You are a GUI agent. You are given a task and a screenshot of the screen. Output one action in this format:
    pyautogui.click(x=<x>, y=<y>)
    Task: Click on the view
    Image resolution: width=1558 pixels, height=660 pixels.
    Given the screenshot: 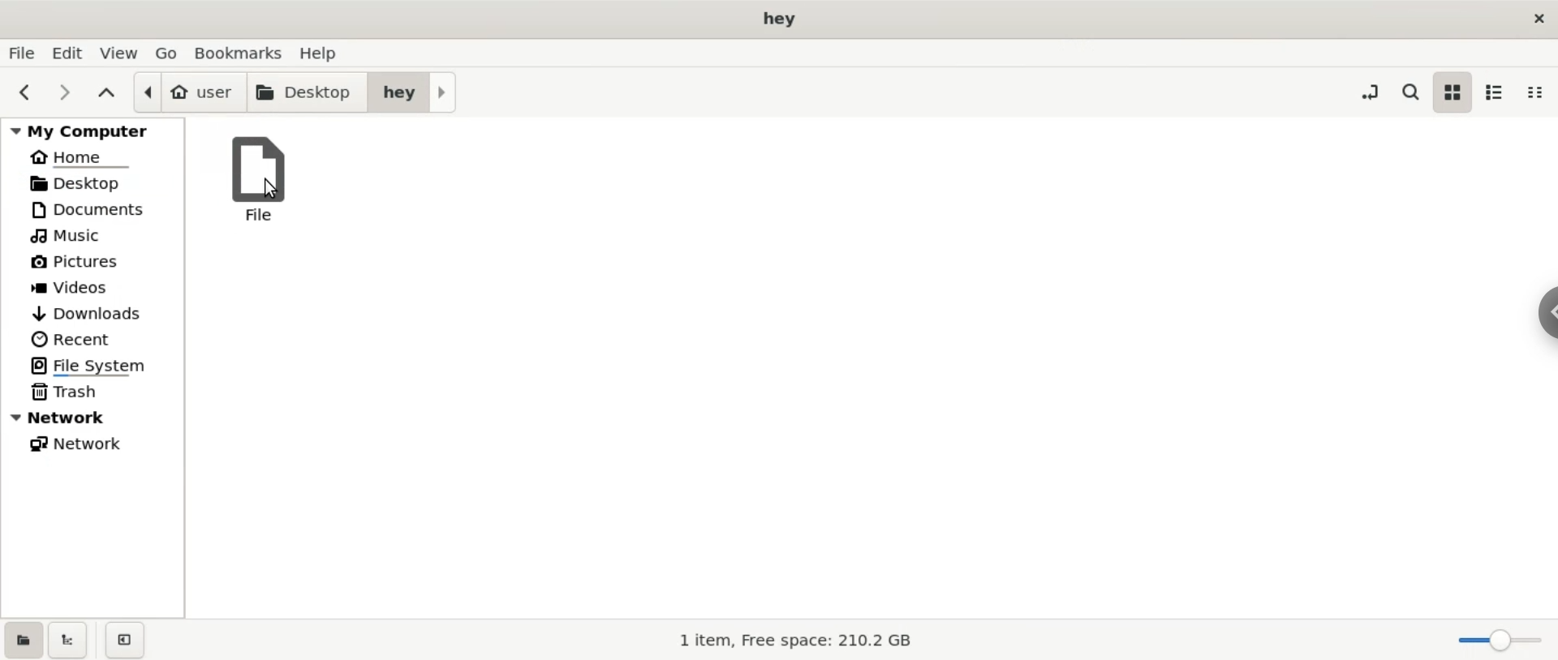 What is the action you would take?
    pyautogui.click(x=117, y=54)
    